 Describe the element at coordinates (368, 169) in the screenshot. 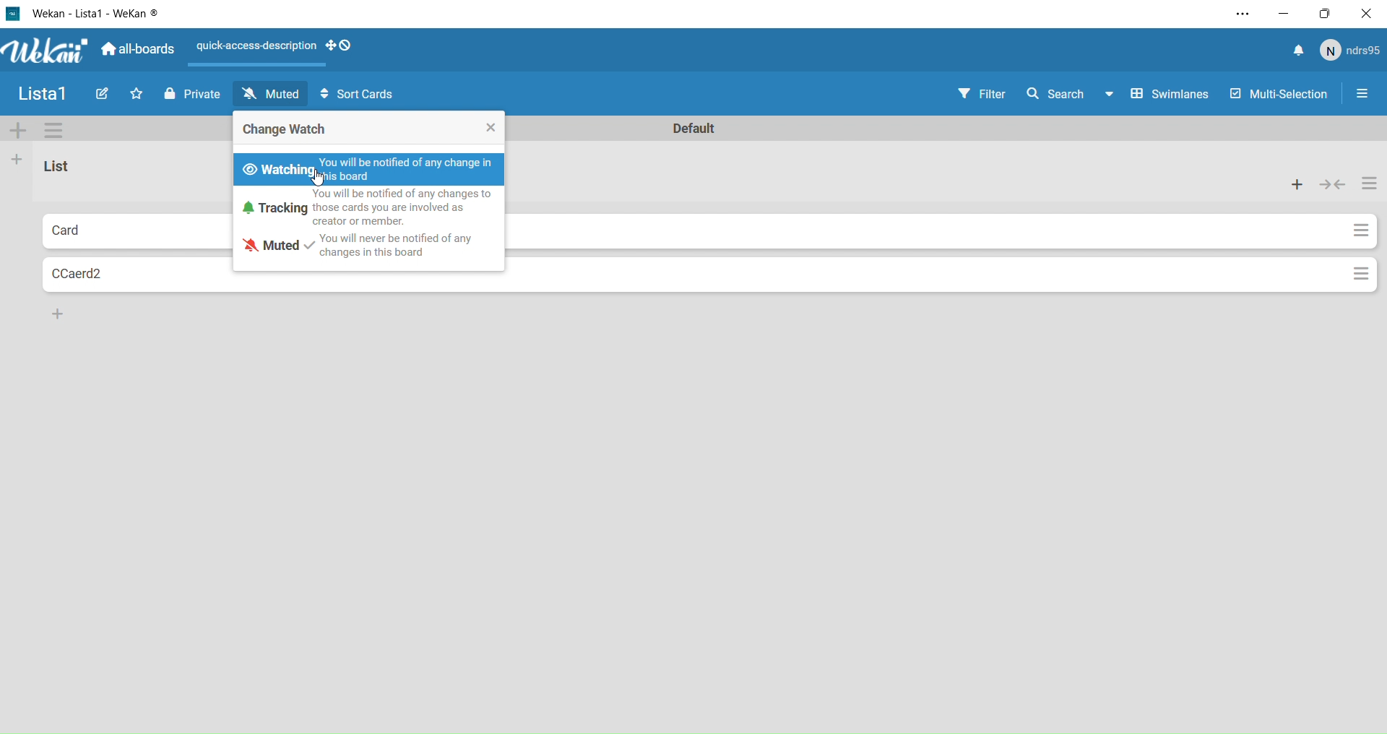

I see `Watching` at that location.